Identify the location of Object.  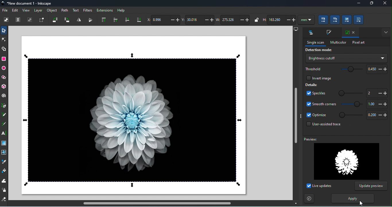
(52, 11).